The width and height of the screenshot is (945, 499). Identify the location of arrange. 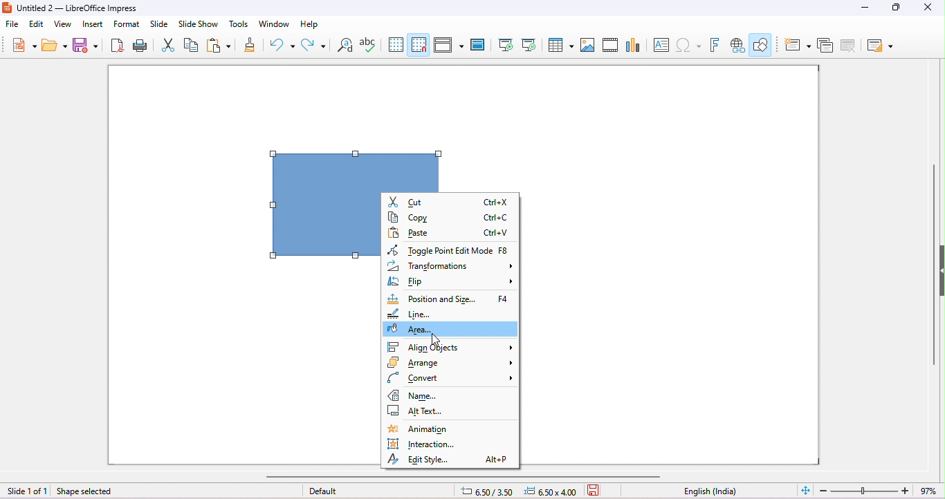
(450, 363).